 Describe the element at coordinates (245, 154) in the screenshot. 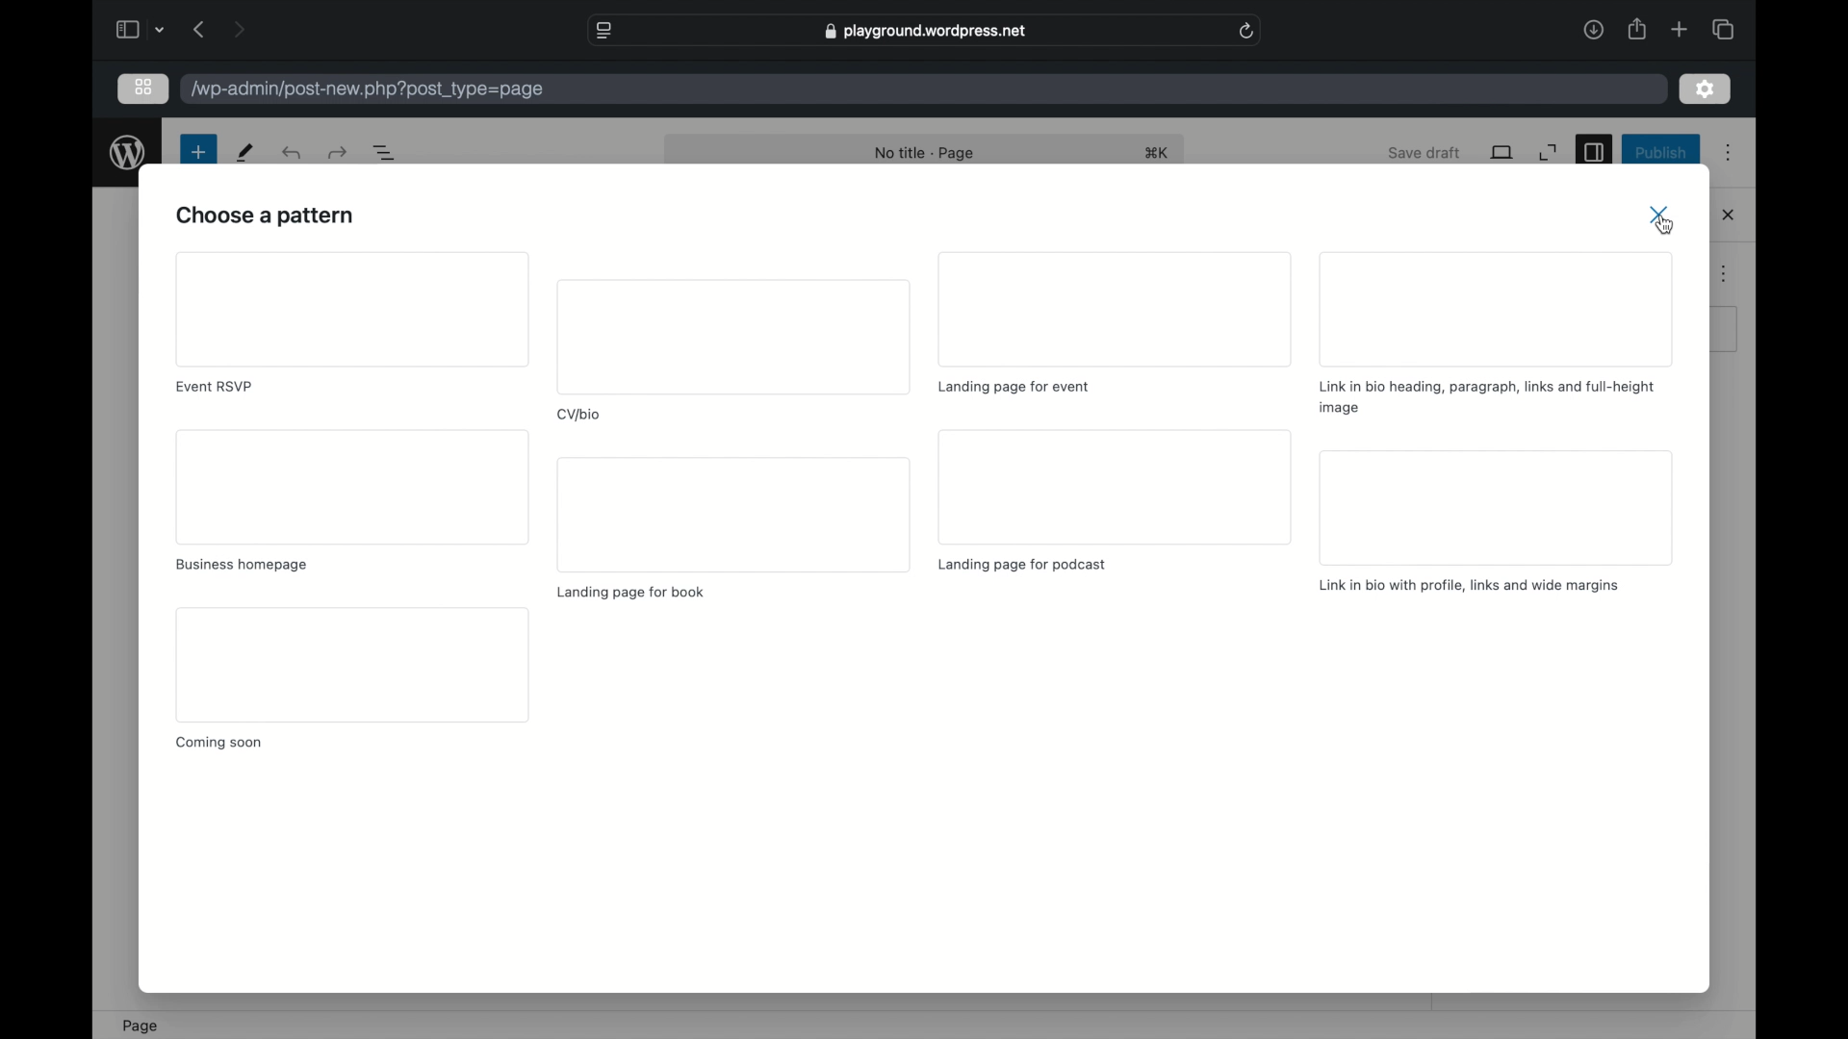

I see `tools` at that location.